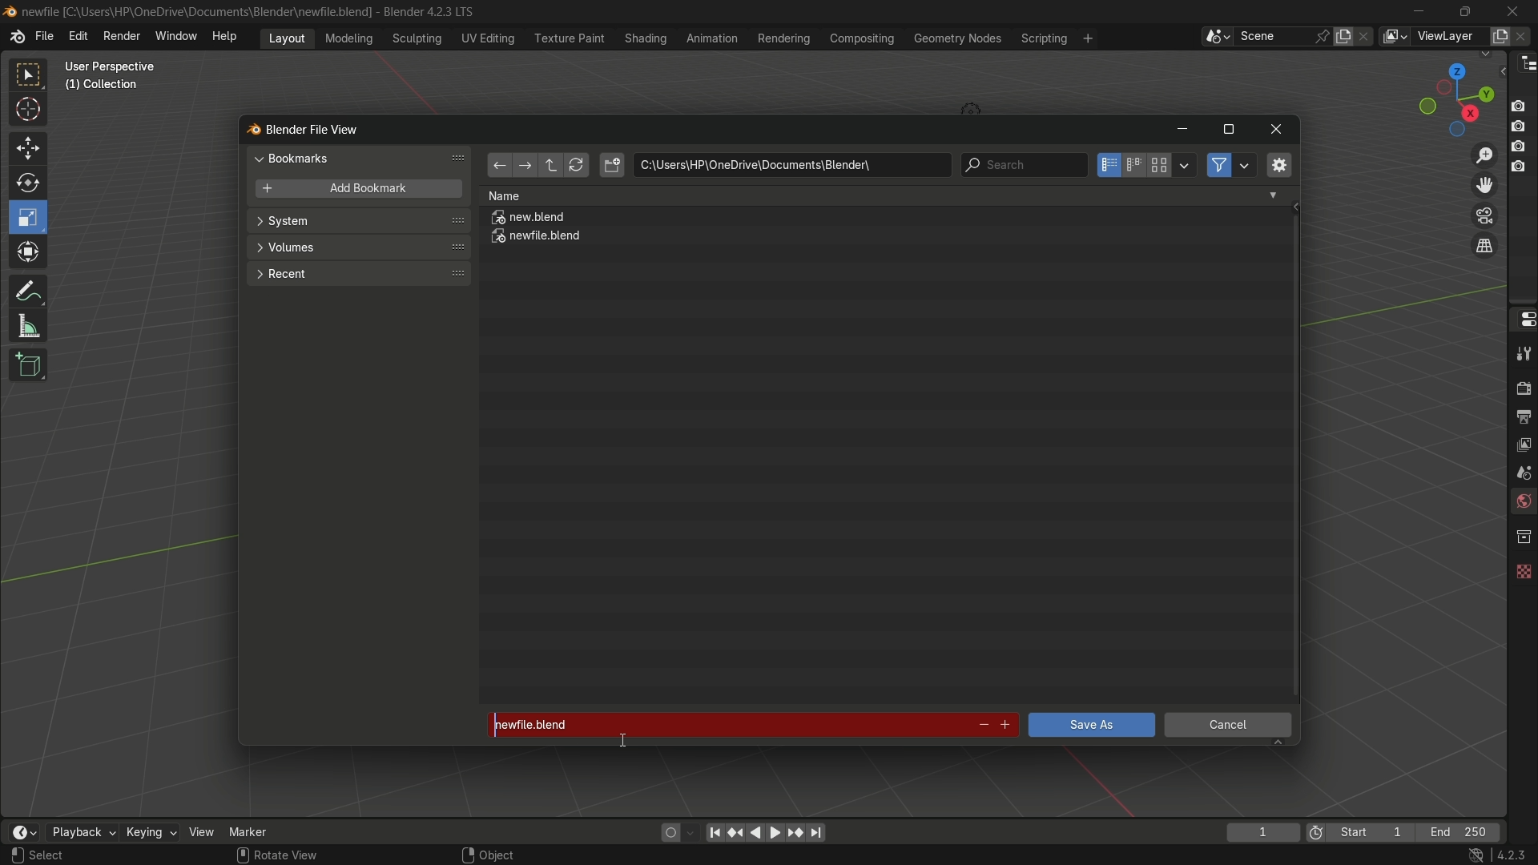  Describe the element at coordinates (1217, 37) in the screenshot. I see `browse scenes` at that location.